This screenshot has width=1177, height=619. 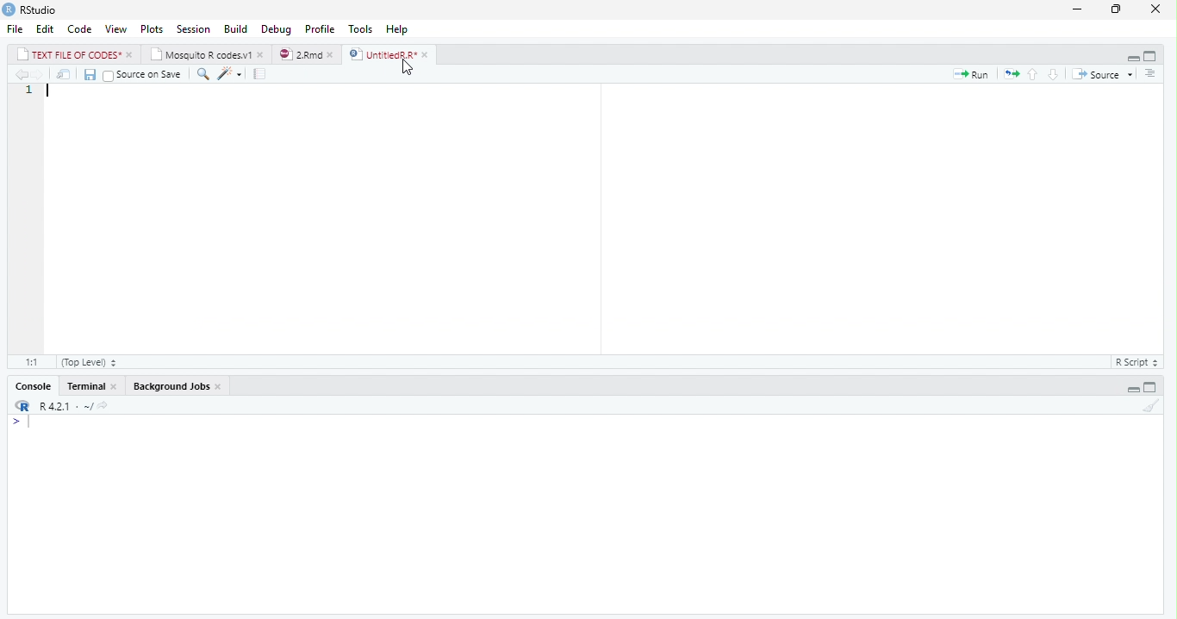 What do you see at coordinates (362, 29) in the screenshot?
I see `tools` at bounding box center [362, 29].